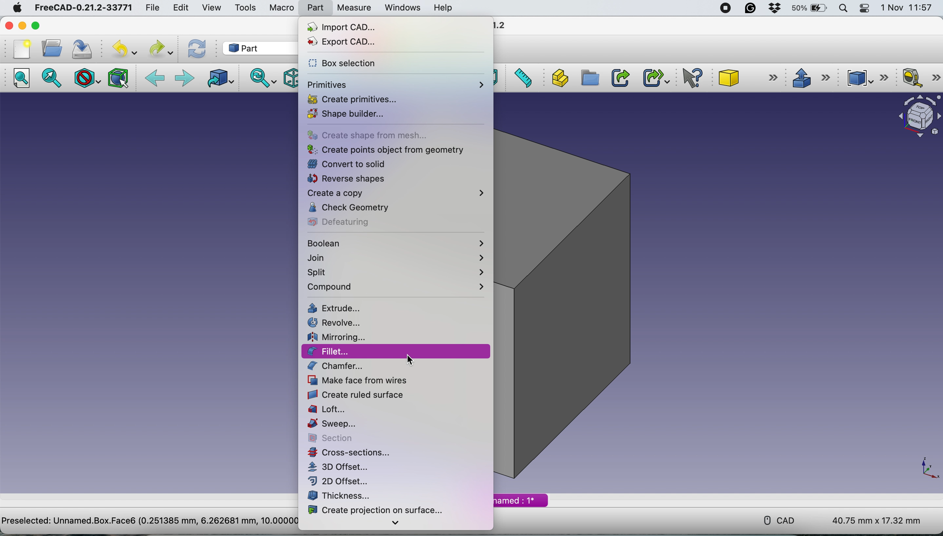 Image resolution: width=943 pixels, height=536 pixels. I want to click on sweep, so click(333, 424).